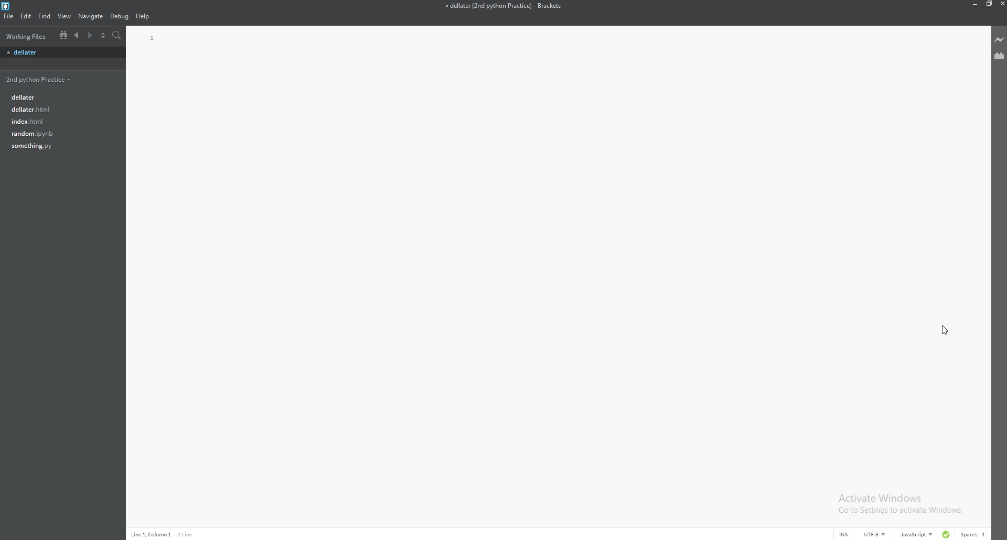  What do you see at coordinates (37, 79) in the screenshot?
I see `folder` at bounding box center [37, 79].